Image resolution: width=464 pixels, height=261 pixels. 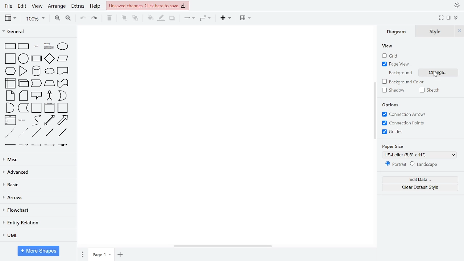 I want to click on general shapes, so click(x=11, y=107).